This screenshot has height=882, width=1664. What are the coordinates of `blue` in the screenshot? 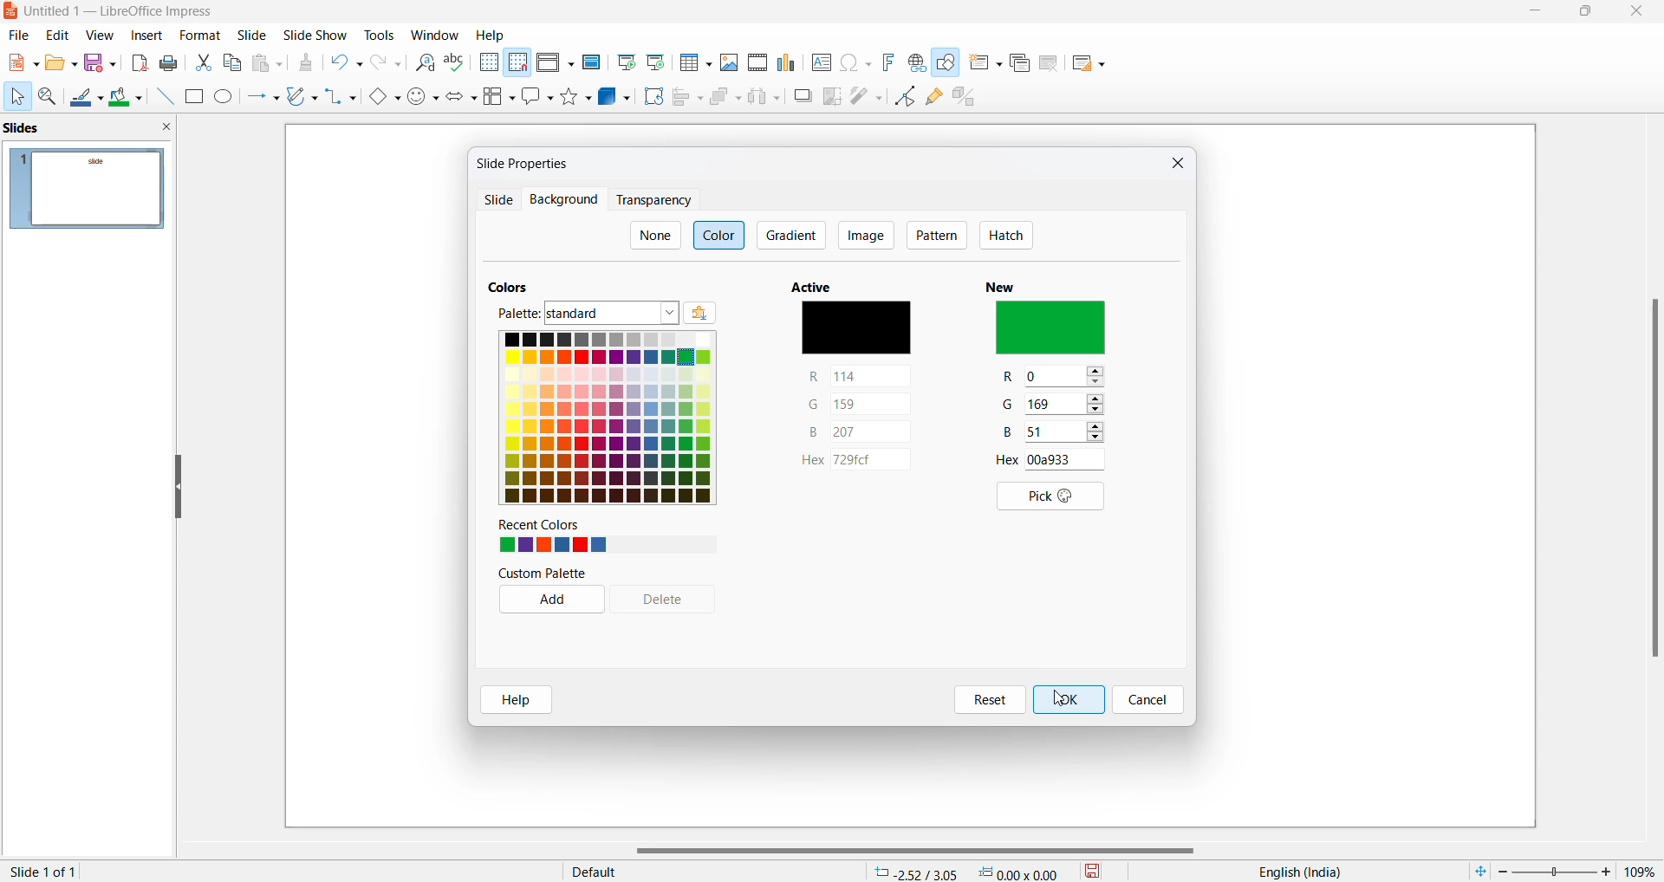 It's located at (856, 432).